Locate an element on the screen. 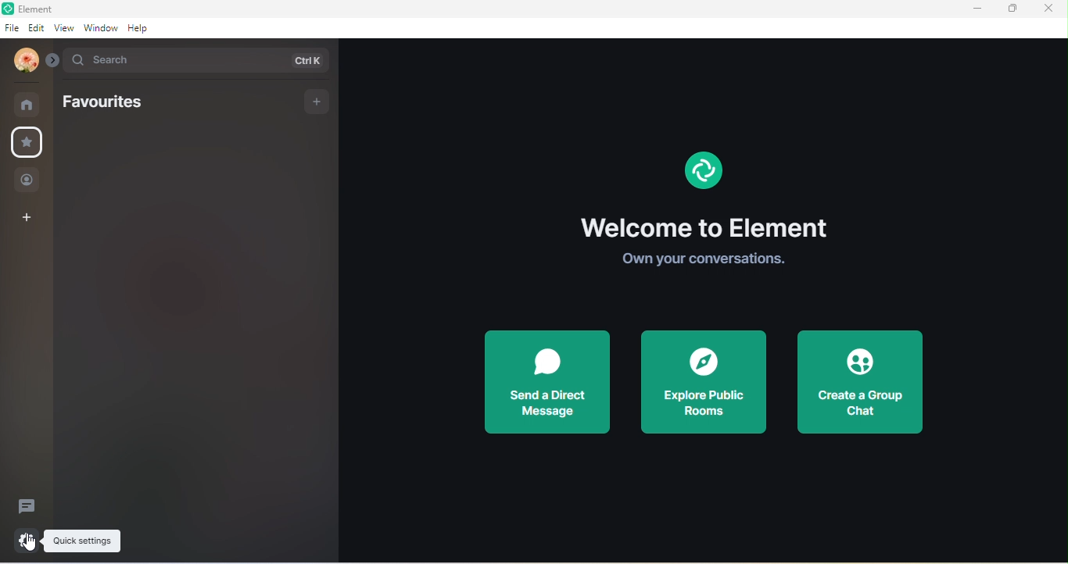 Image resolution: width=1068 pixels, height=564 pixels. expand is located at coordinates (52, 61).